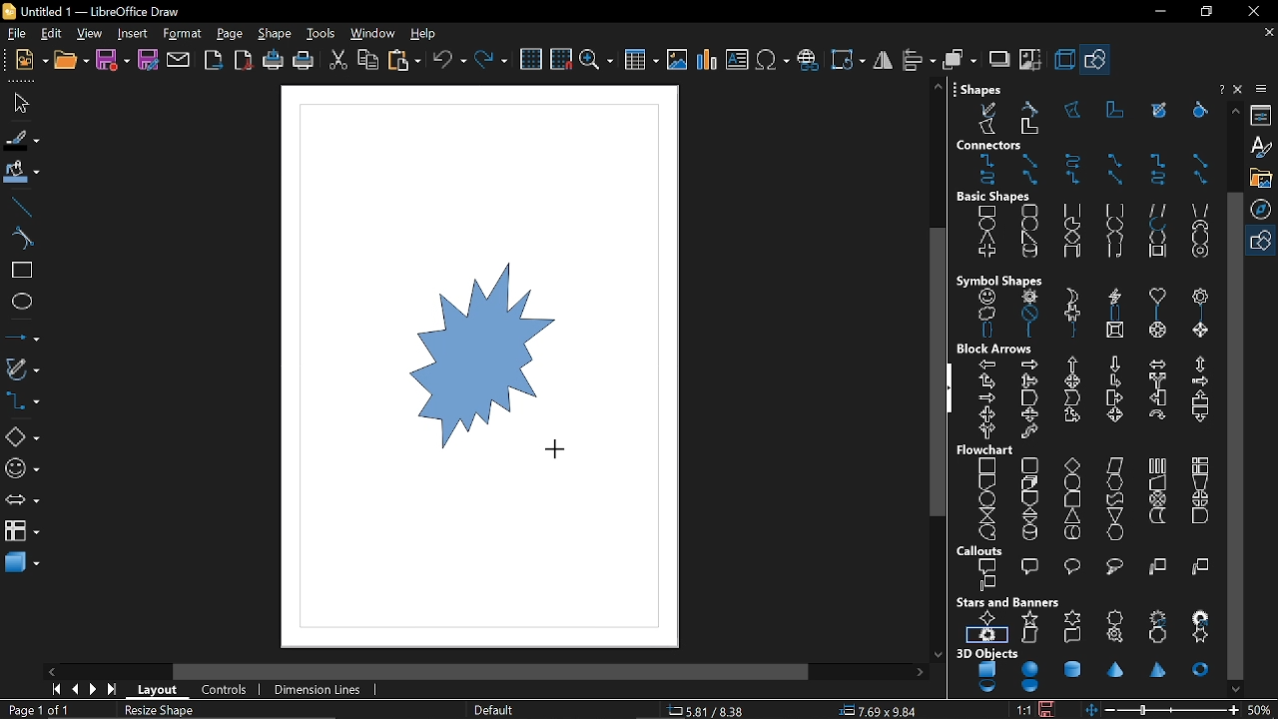  Describe the element at coordinates (148, 60) in the screenshot. I see `save as` at that location.